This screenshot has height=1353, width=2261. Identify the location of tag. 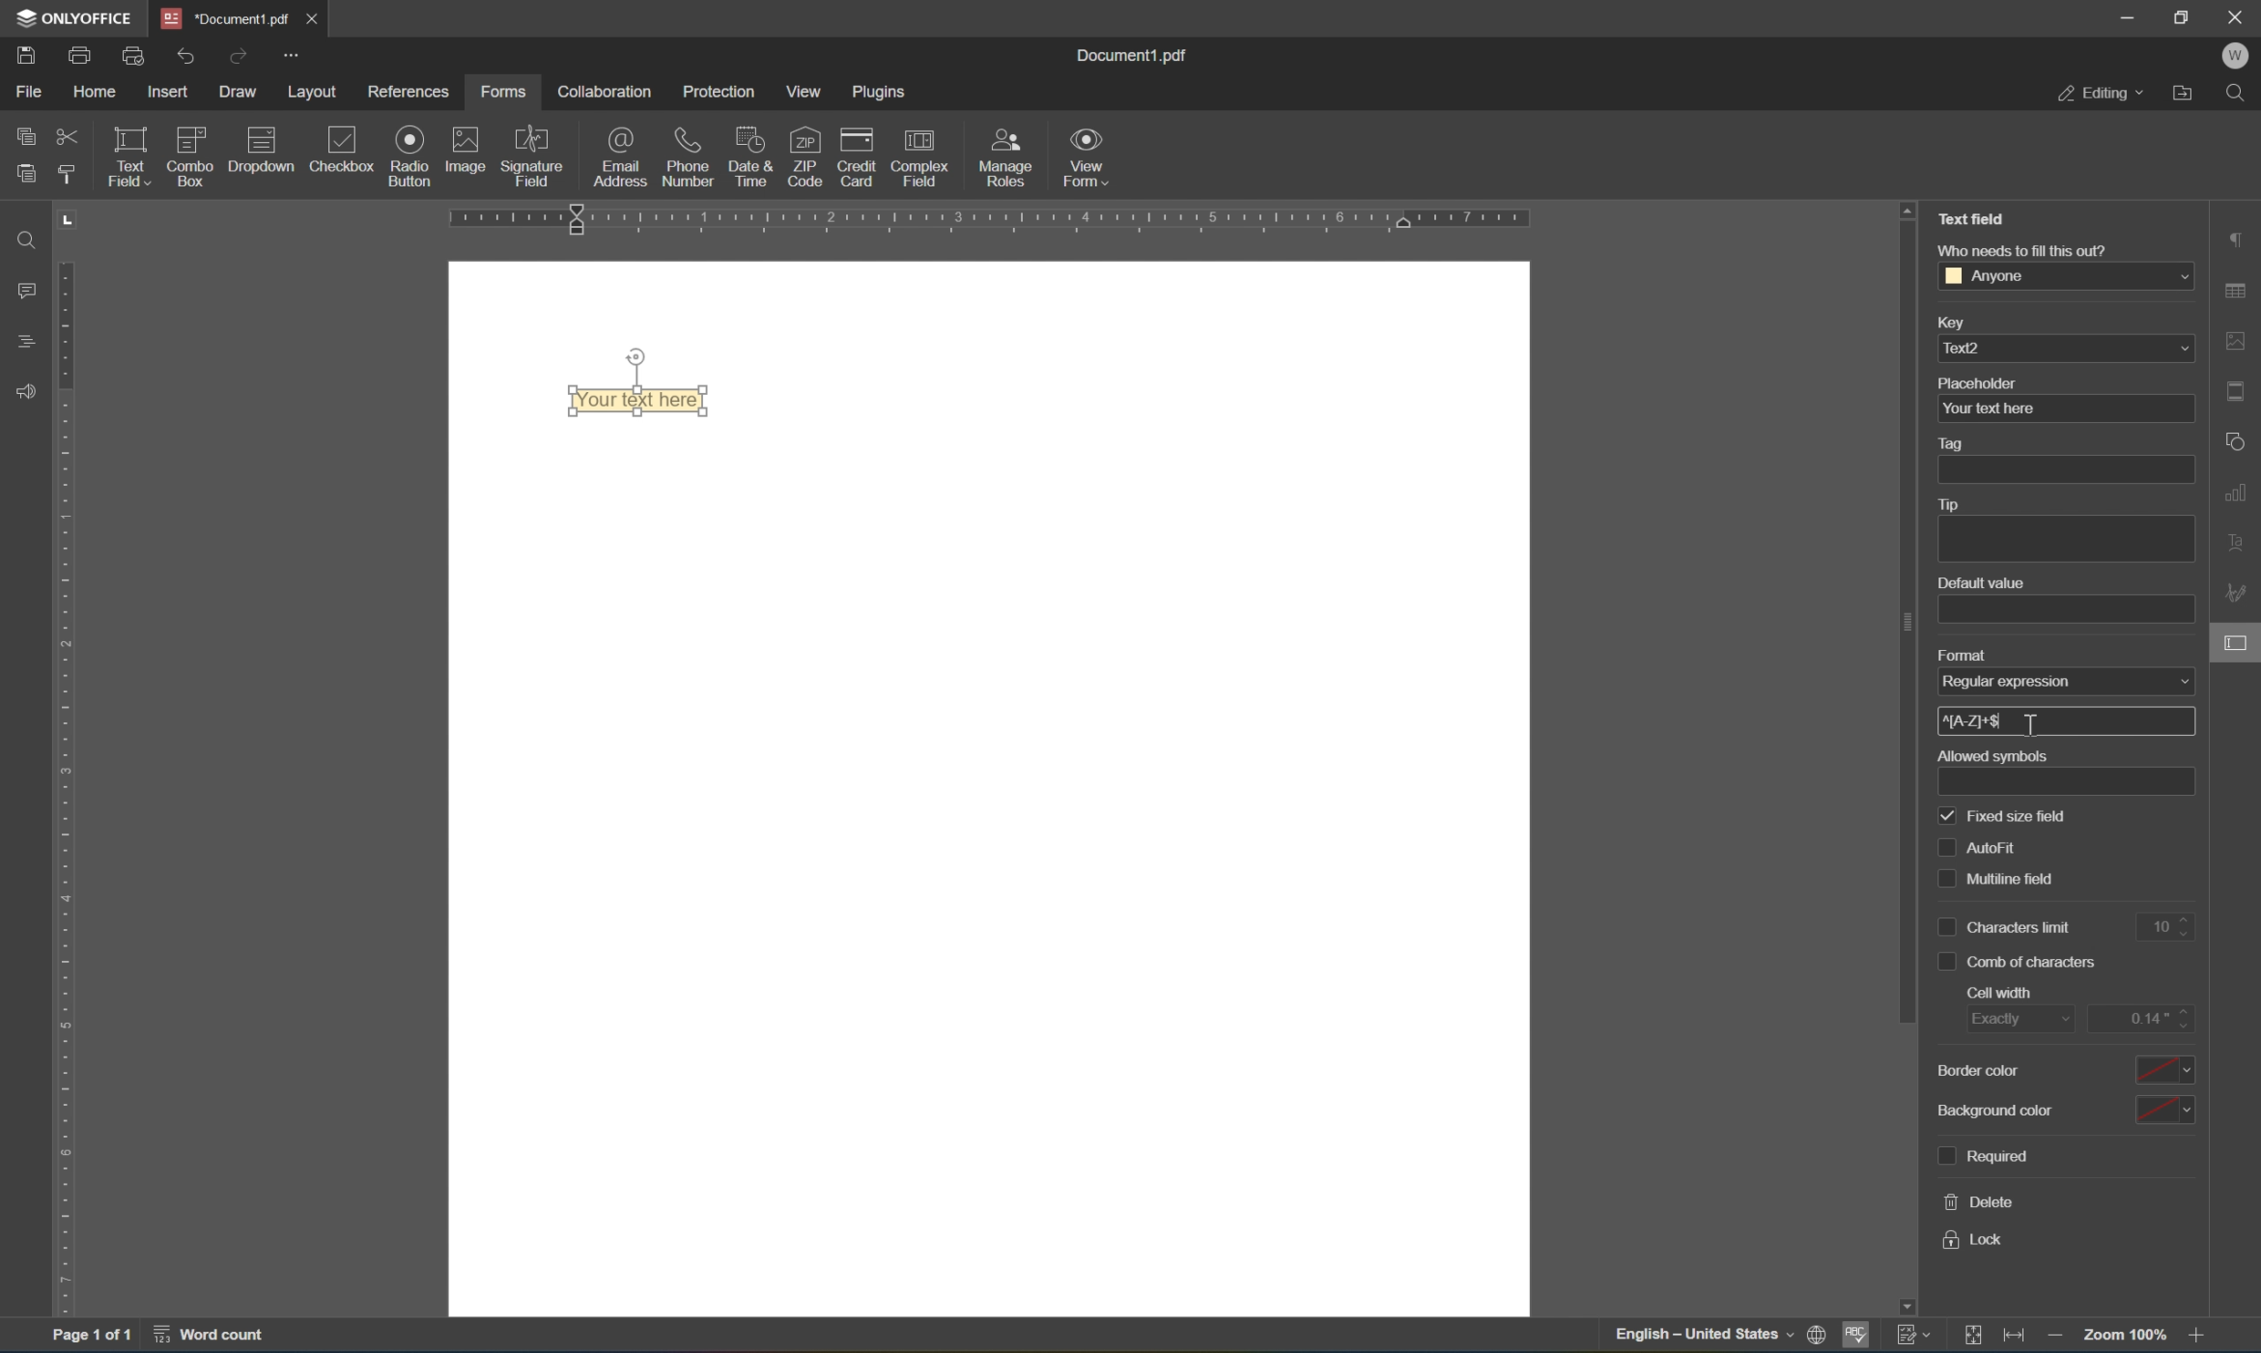
(1958, 441).